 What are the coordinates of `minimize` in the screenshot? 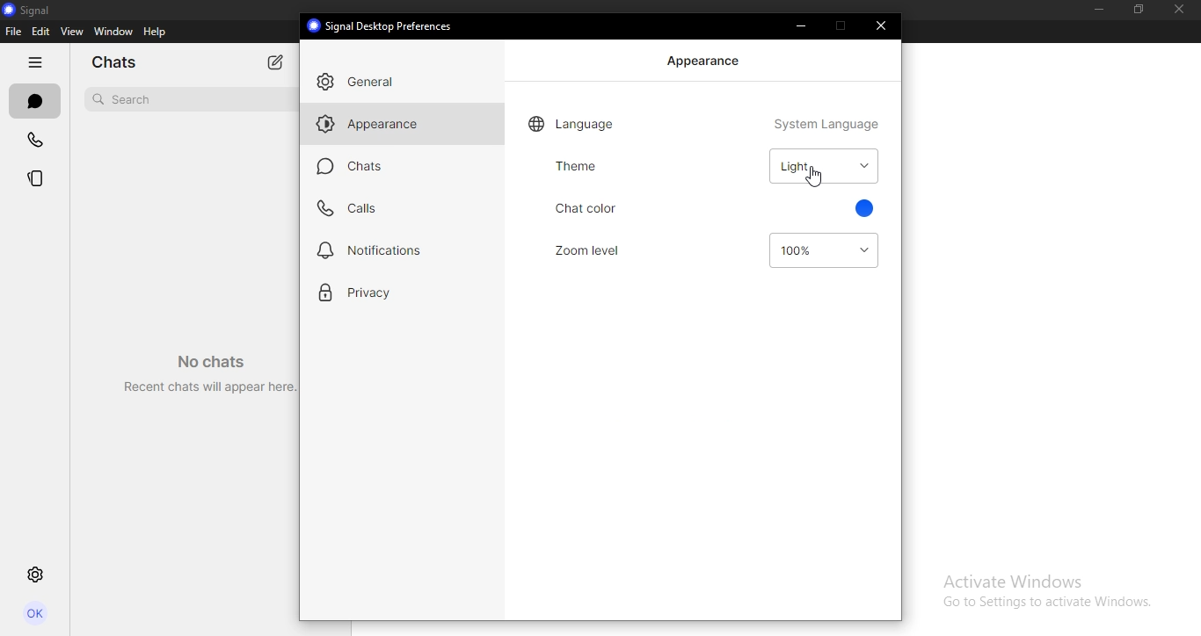 It's located at (1095, 11).